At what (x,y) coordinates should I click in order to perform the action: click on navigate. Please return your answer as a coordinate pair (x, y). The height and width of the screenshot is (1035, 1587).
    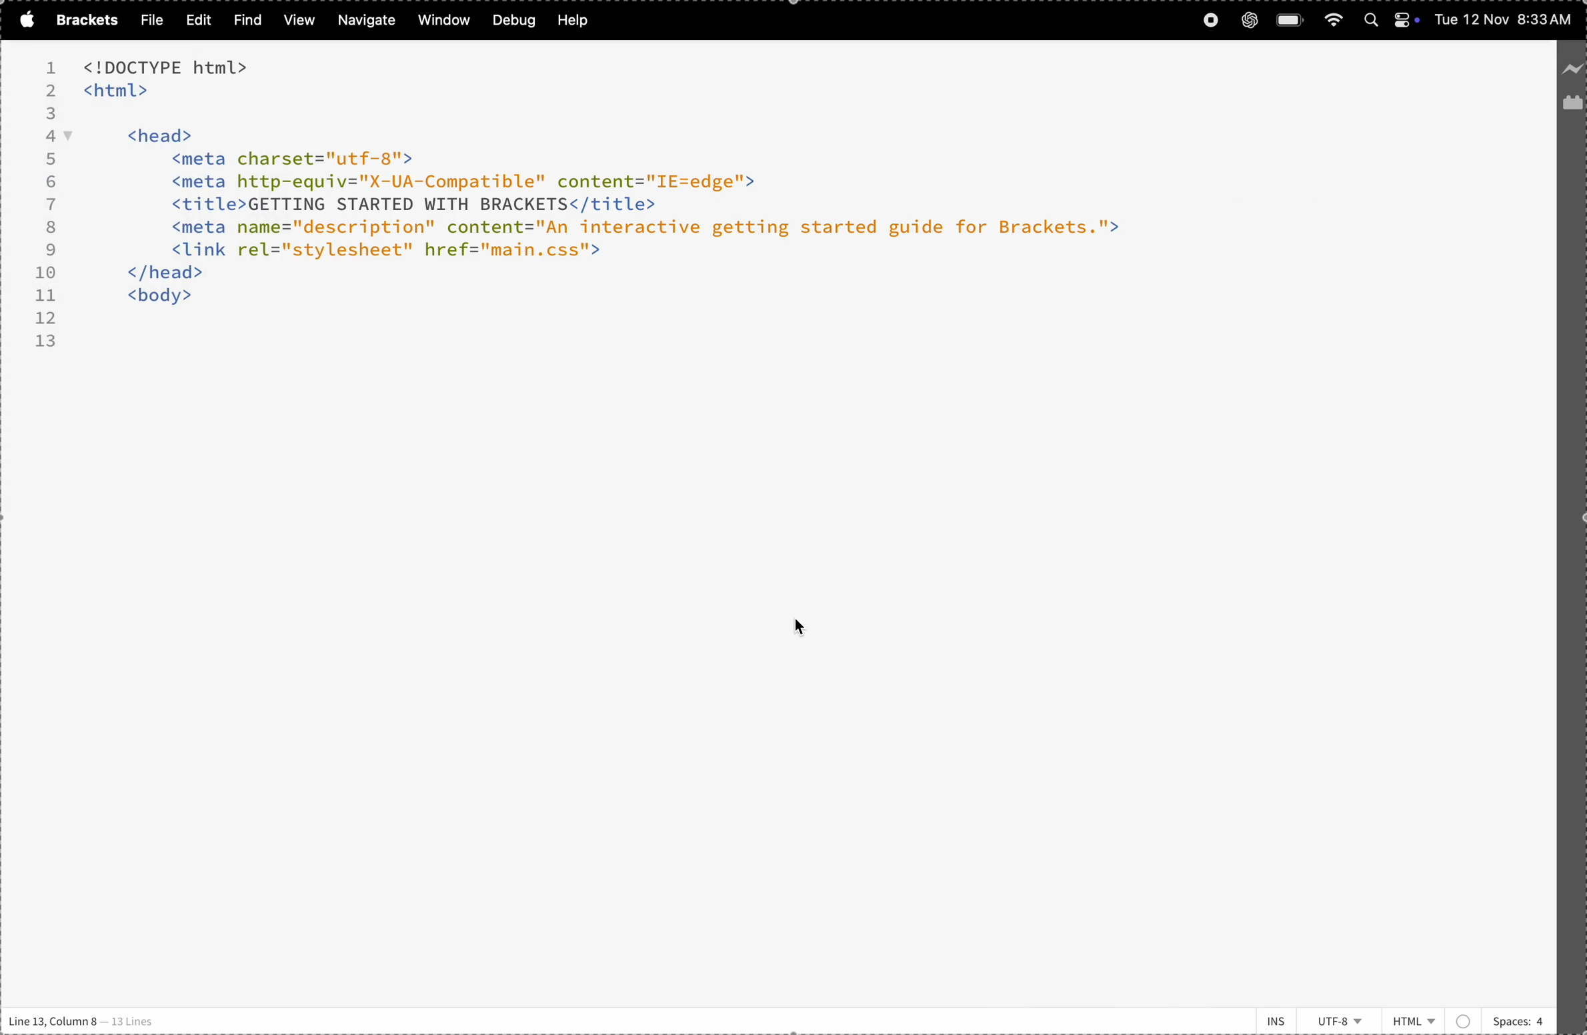
    Looking at the image, I should click on (367, 21).